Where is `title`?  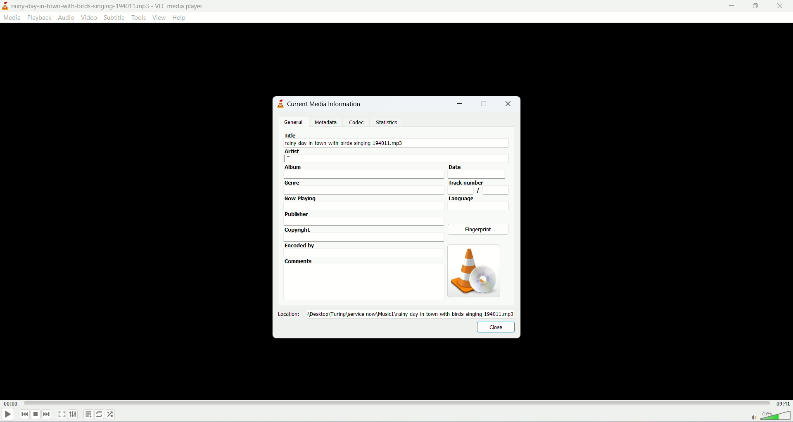 title is located at coordinates (399, 140).